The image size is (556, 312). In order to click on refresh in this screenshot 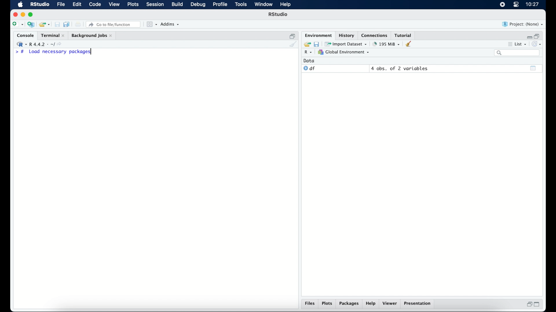, I will do `click(537, 44)`.